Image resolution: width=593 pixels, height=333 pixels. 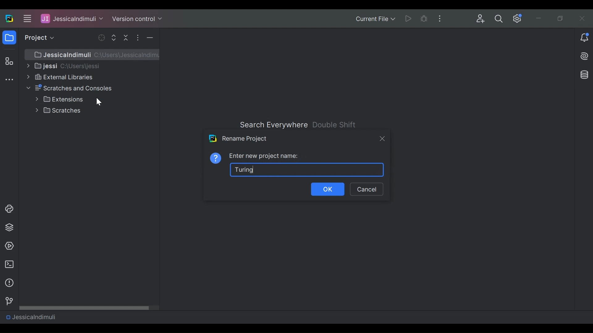 What do you see at coordinates (70, 88) in the screenshot?
I see `Scratches and Console File` at bounding box center [70, 88].